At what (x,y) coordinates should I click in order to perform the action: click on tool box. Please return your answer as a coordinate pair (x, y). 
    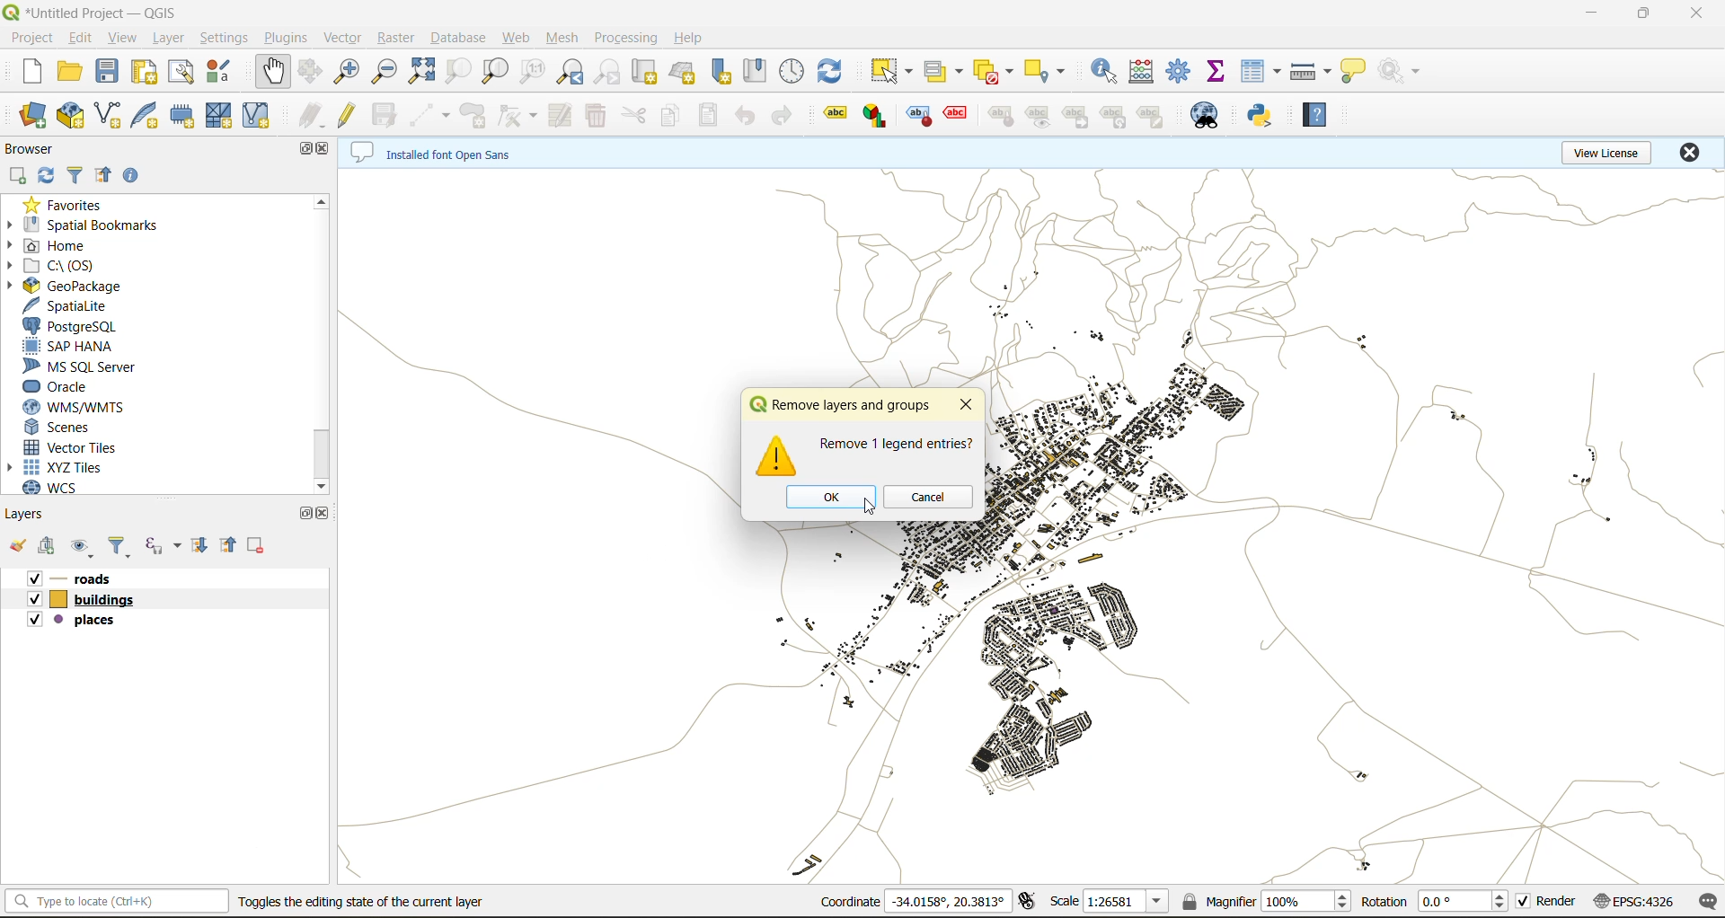
    Looking at the image, I should click on (1183, 73).